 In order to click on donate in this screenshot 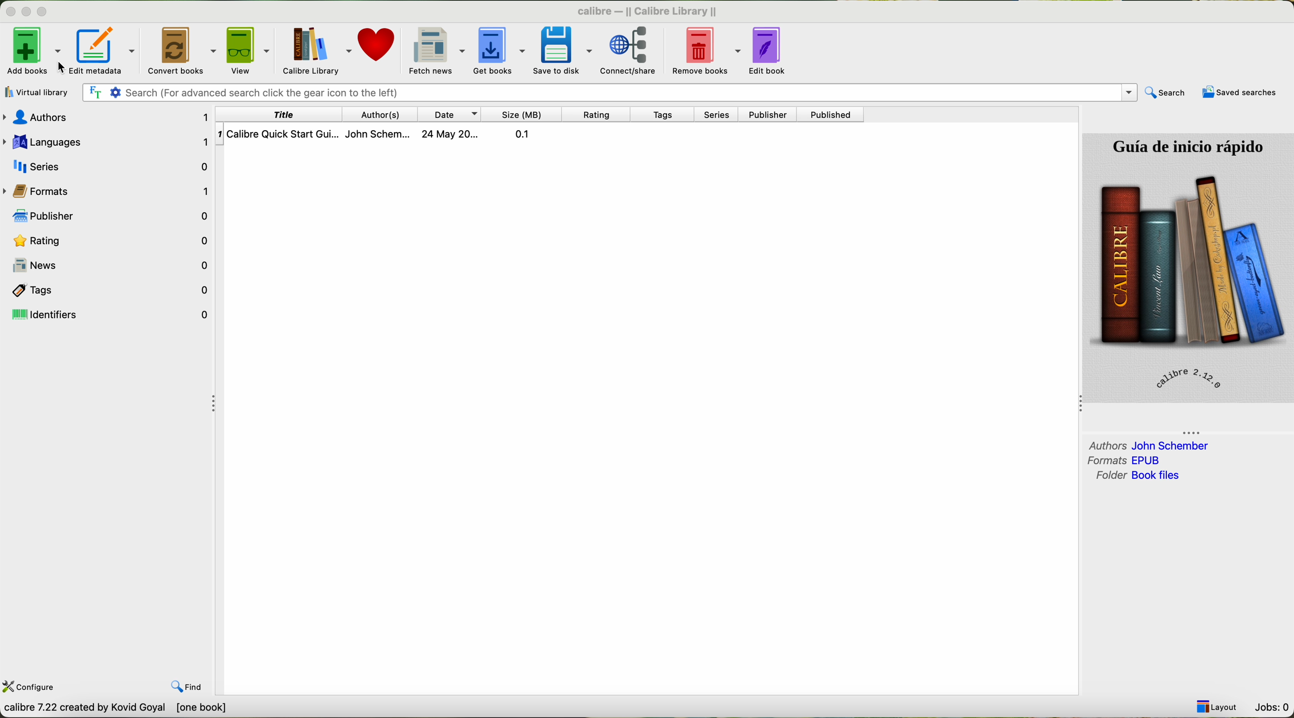, I will do `click(378, 44)`.